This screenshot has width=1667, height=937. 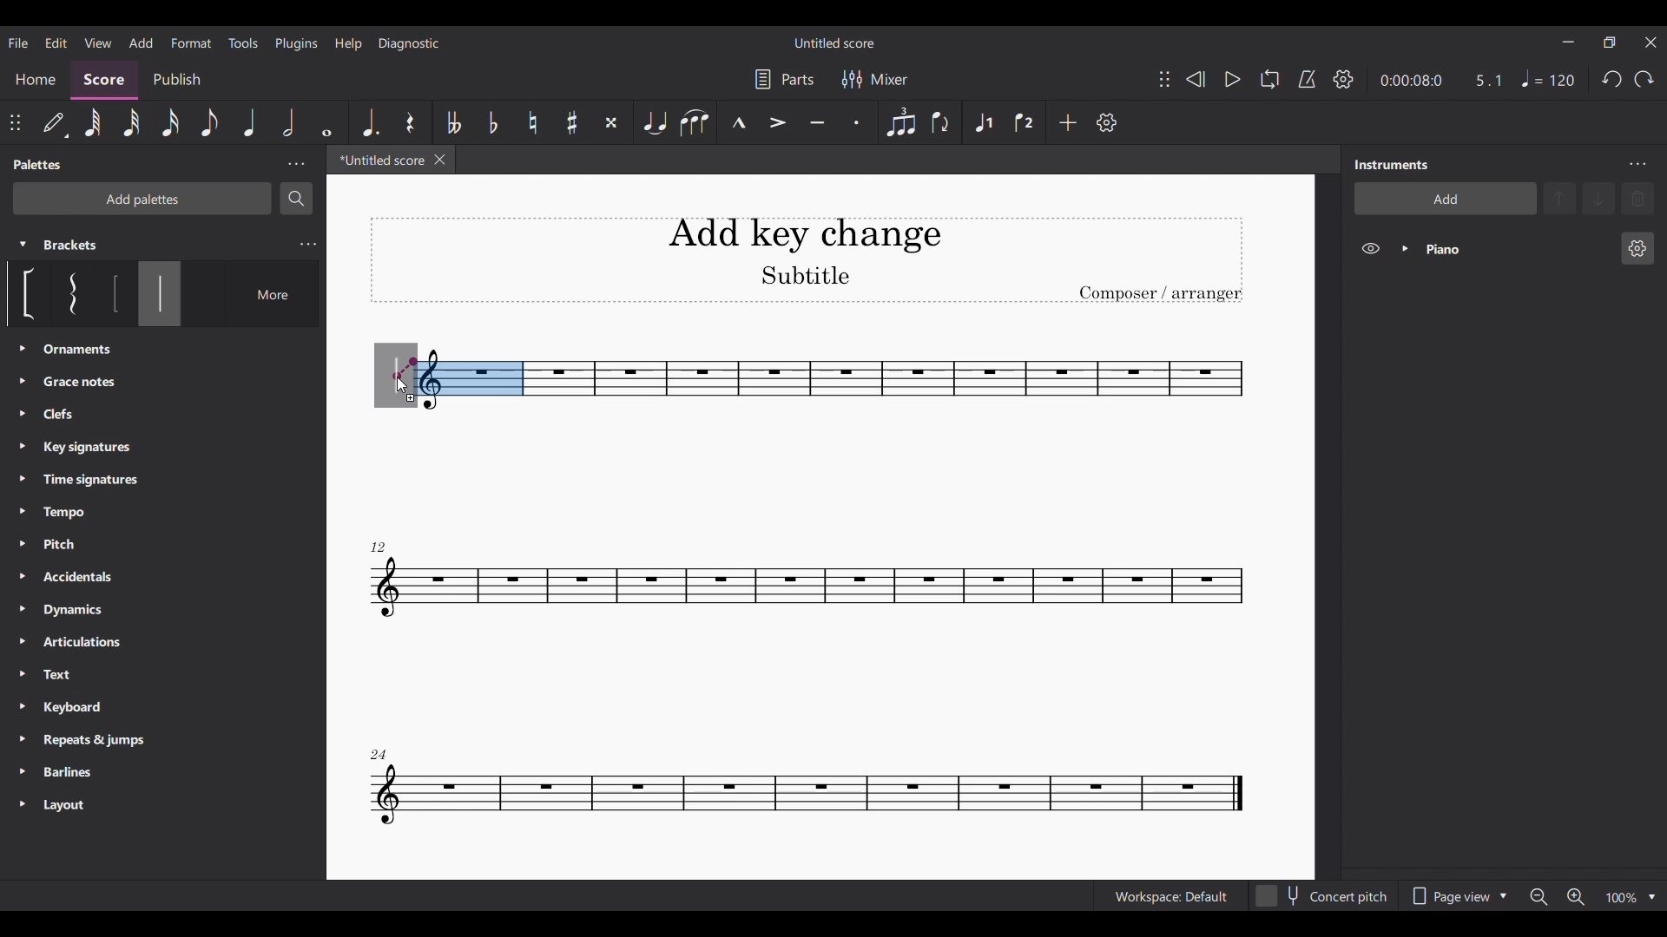 What do you see at coordinates (401, 387) in the screenshot?
I see `Cursor adding bracket to stave` at bounding box center [401, 387].